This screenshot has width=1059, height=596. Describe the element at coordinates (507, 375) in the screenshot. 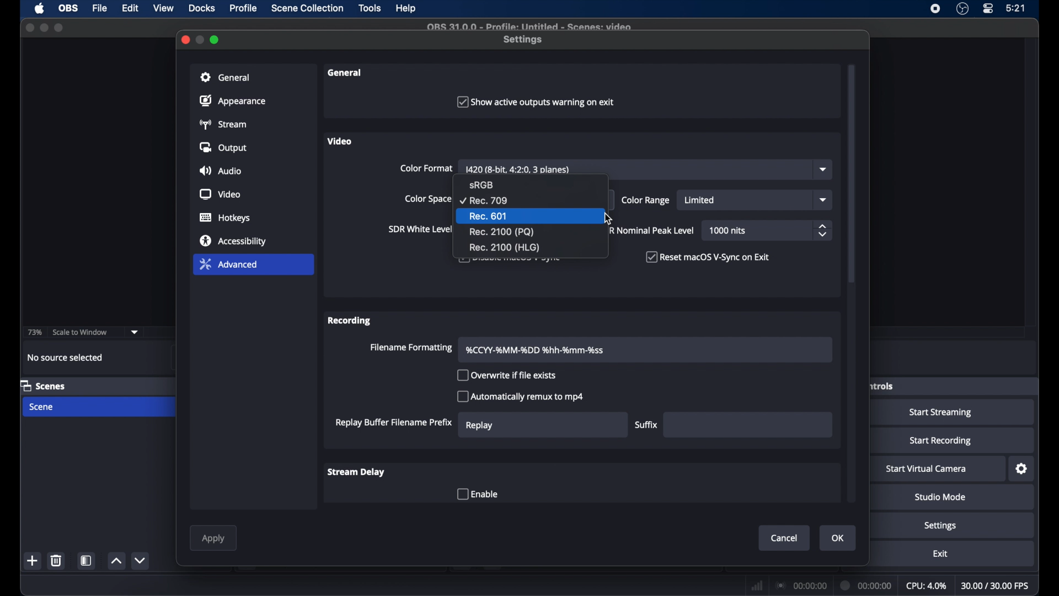

I see `overwrite if the file exists` at that location.